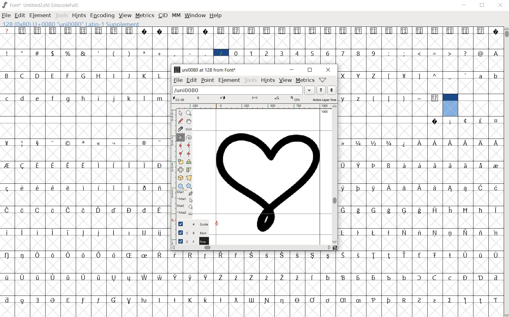  Describe the element at coordinates (389, 143) in the screenshot. I see `glyph` at that location.